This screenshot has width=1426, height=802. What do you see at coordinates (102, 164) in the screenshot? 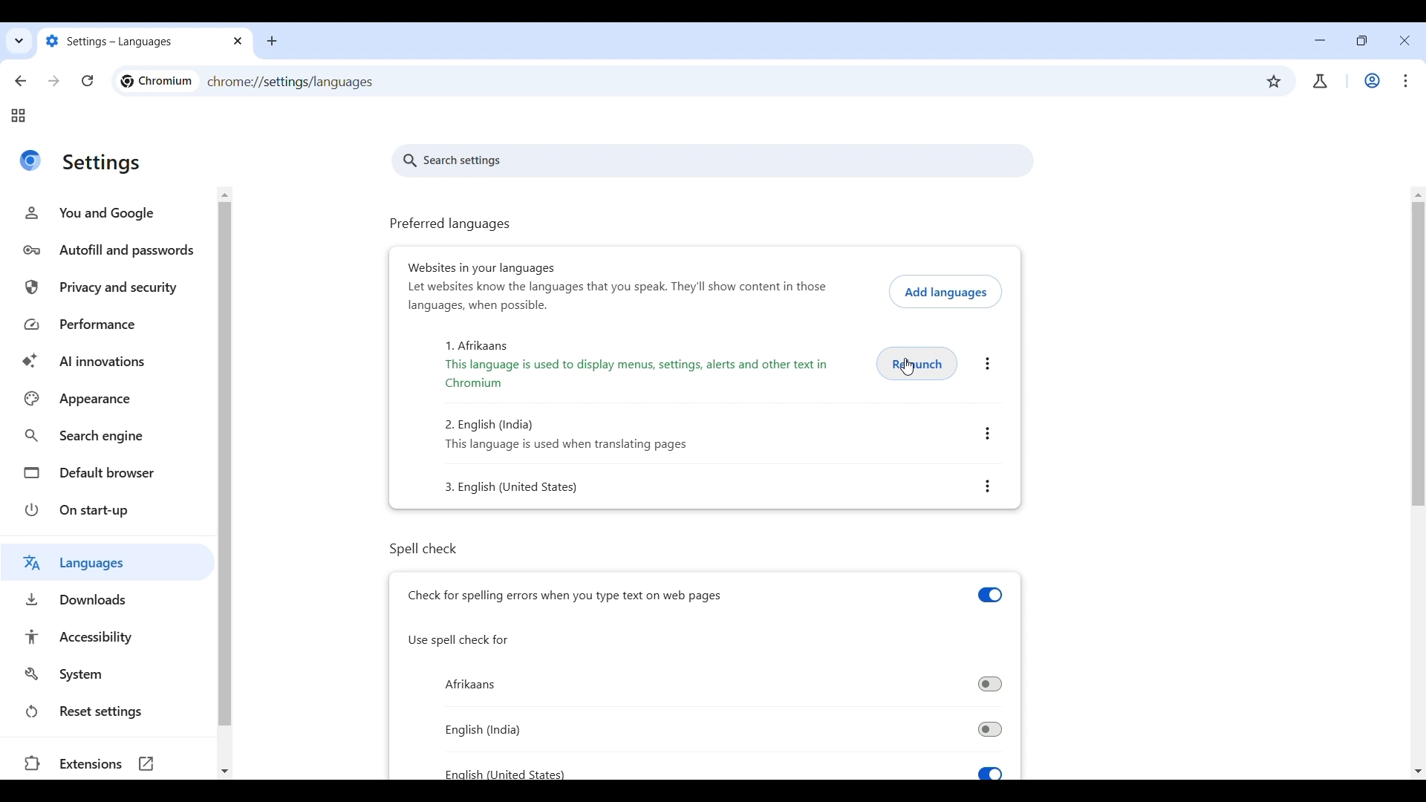
I see `Title of current page` at bounding box center [102, 164].